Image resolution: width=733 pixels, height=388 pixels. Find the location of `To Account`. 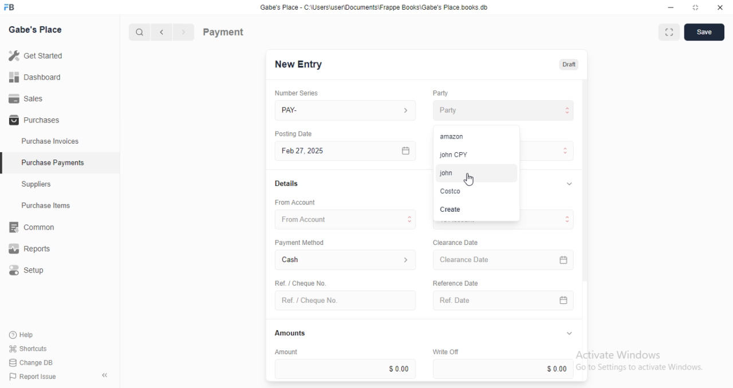

To Account is located at coordinates (548, 219).